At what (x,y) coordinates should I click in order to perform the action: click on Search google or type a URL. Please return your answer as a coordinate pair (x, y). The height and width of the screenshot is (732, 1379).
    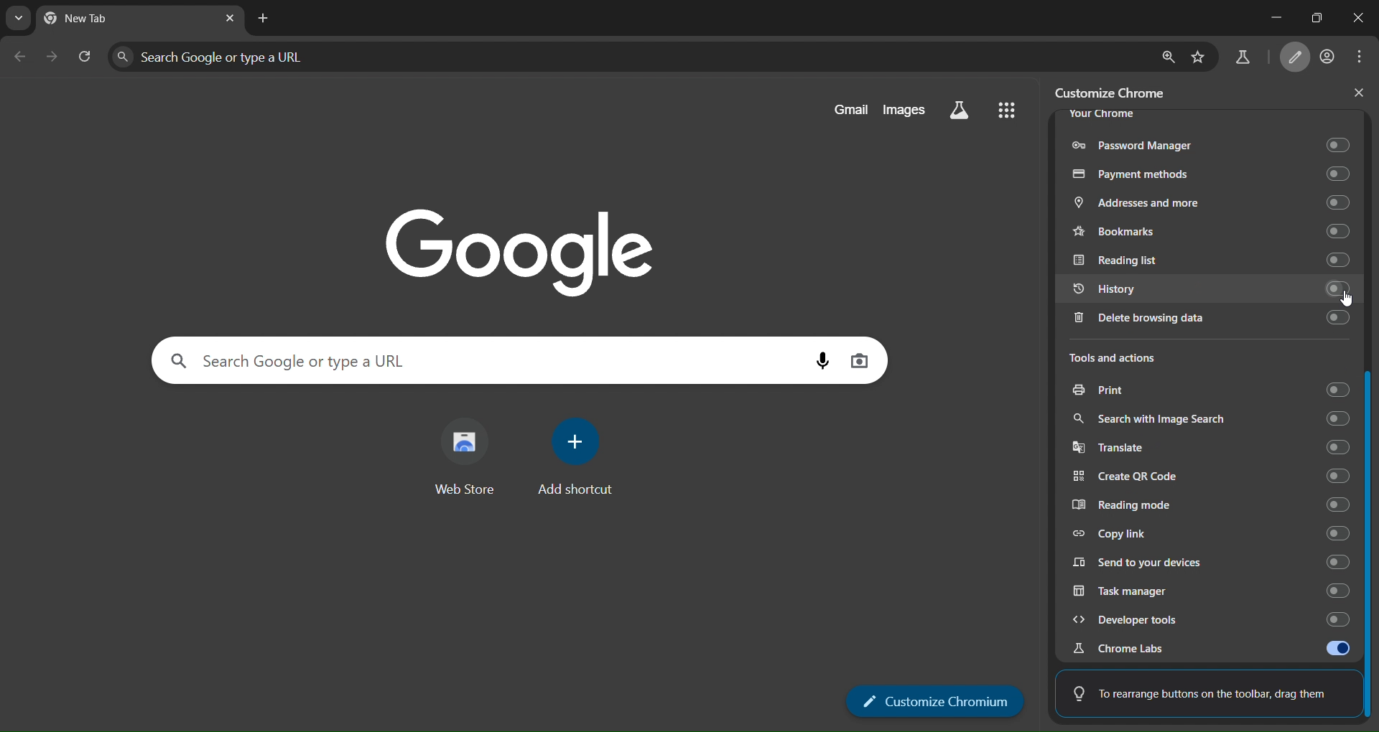
    Looking at the image, I should click on (628, 56).